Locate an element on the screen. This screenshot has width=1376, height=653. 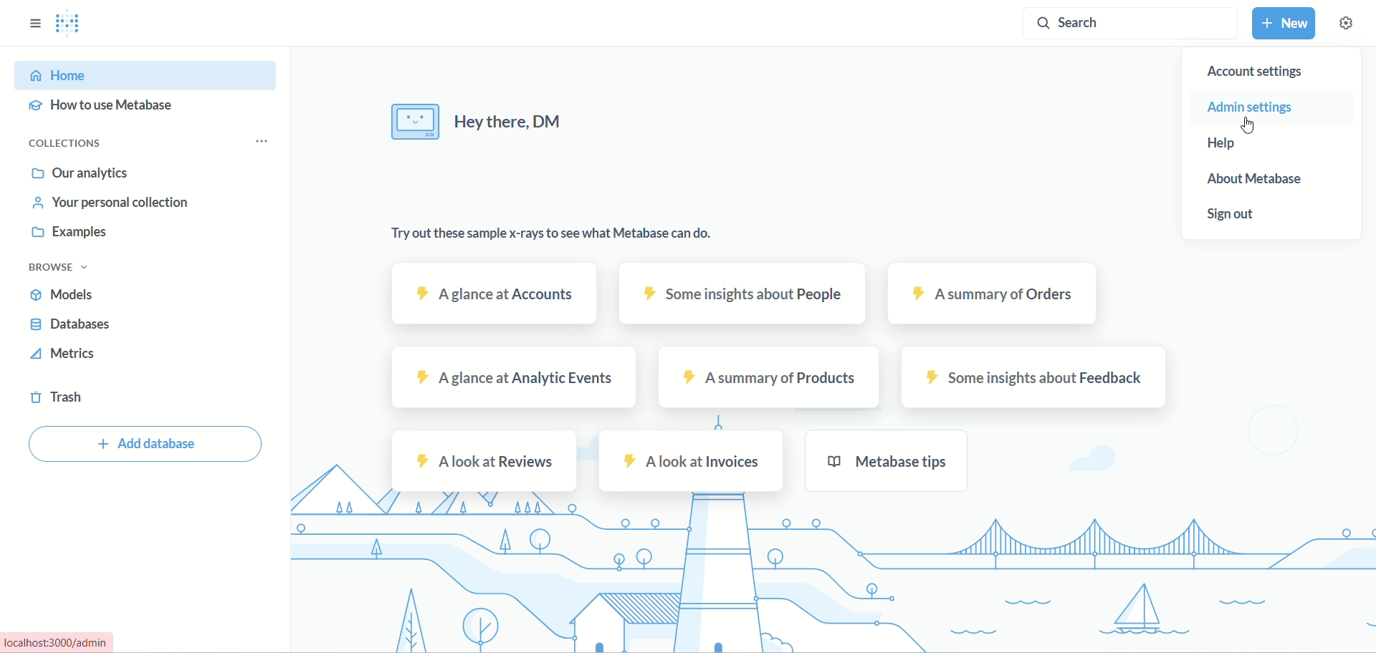
browse is located at coordinates (54, 269).